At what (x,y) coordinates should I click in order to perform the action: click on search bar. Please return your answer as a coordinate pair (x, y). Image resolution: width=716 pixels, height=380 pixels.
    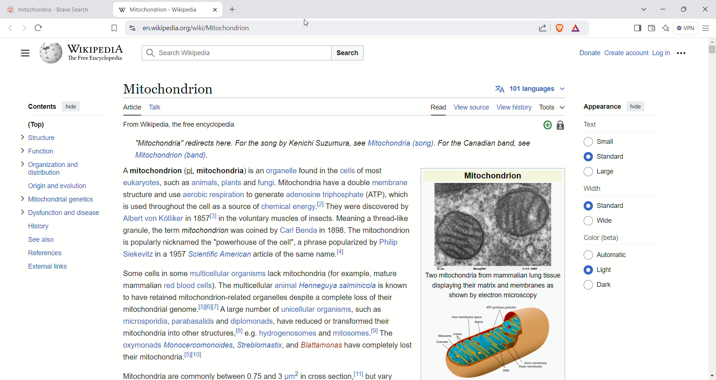
    Looking at the image, I should click on (233, 53).